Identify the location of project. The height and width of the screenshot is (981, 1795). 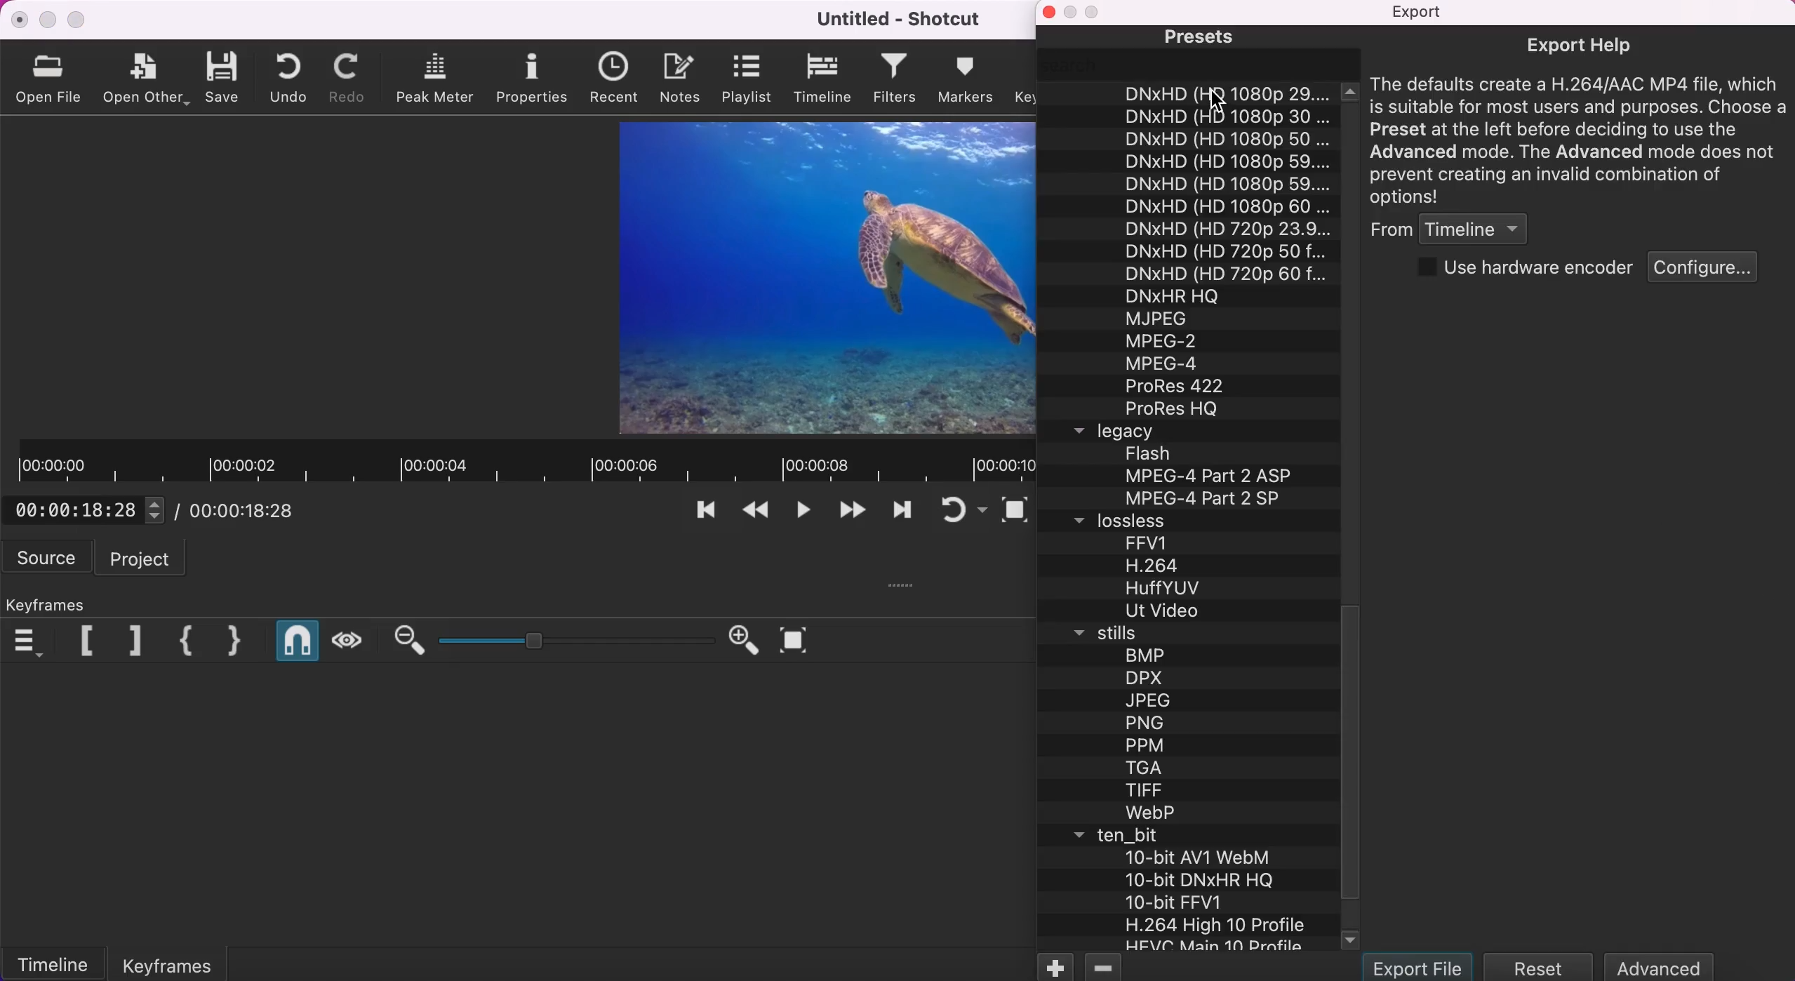
(147, 559).